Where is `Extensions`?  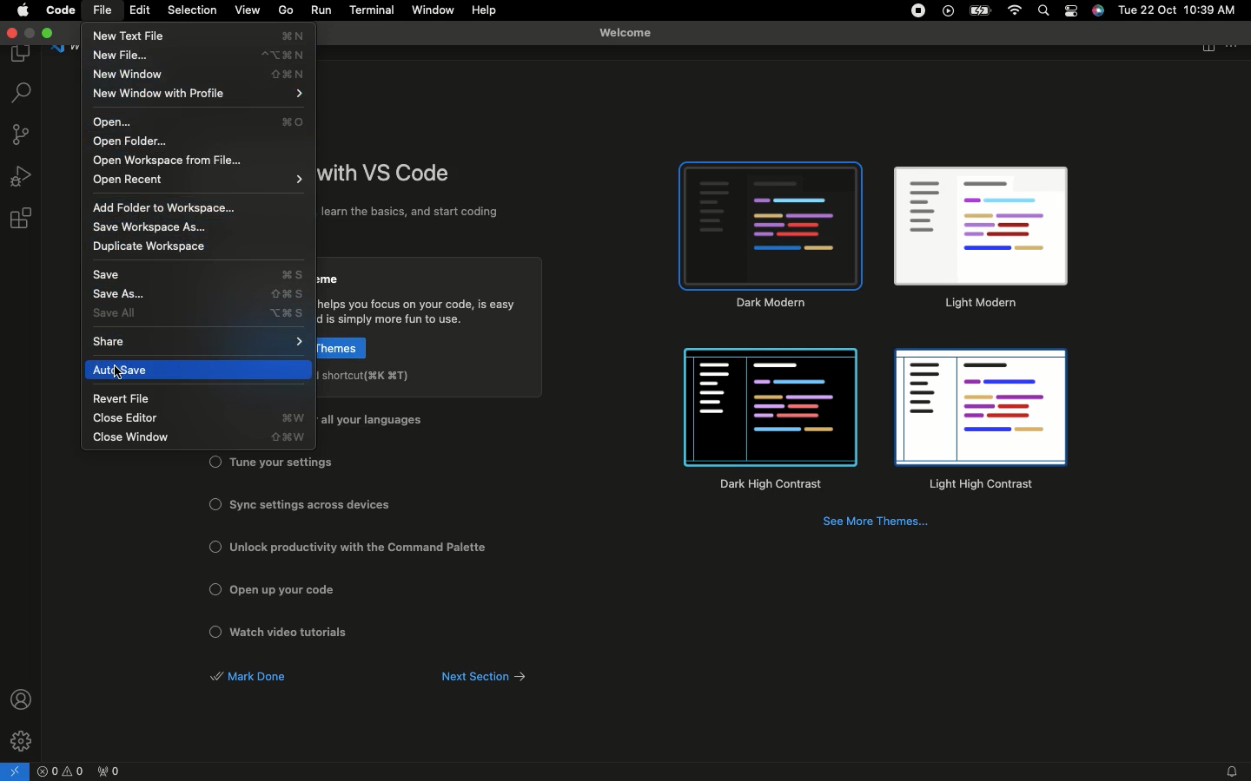
Extensions is located at coordinates (23, 220).